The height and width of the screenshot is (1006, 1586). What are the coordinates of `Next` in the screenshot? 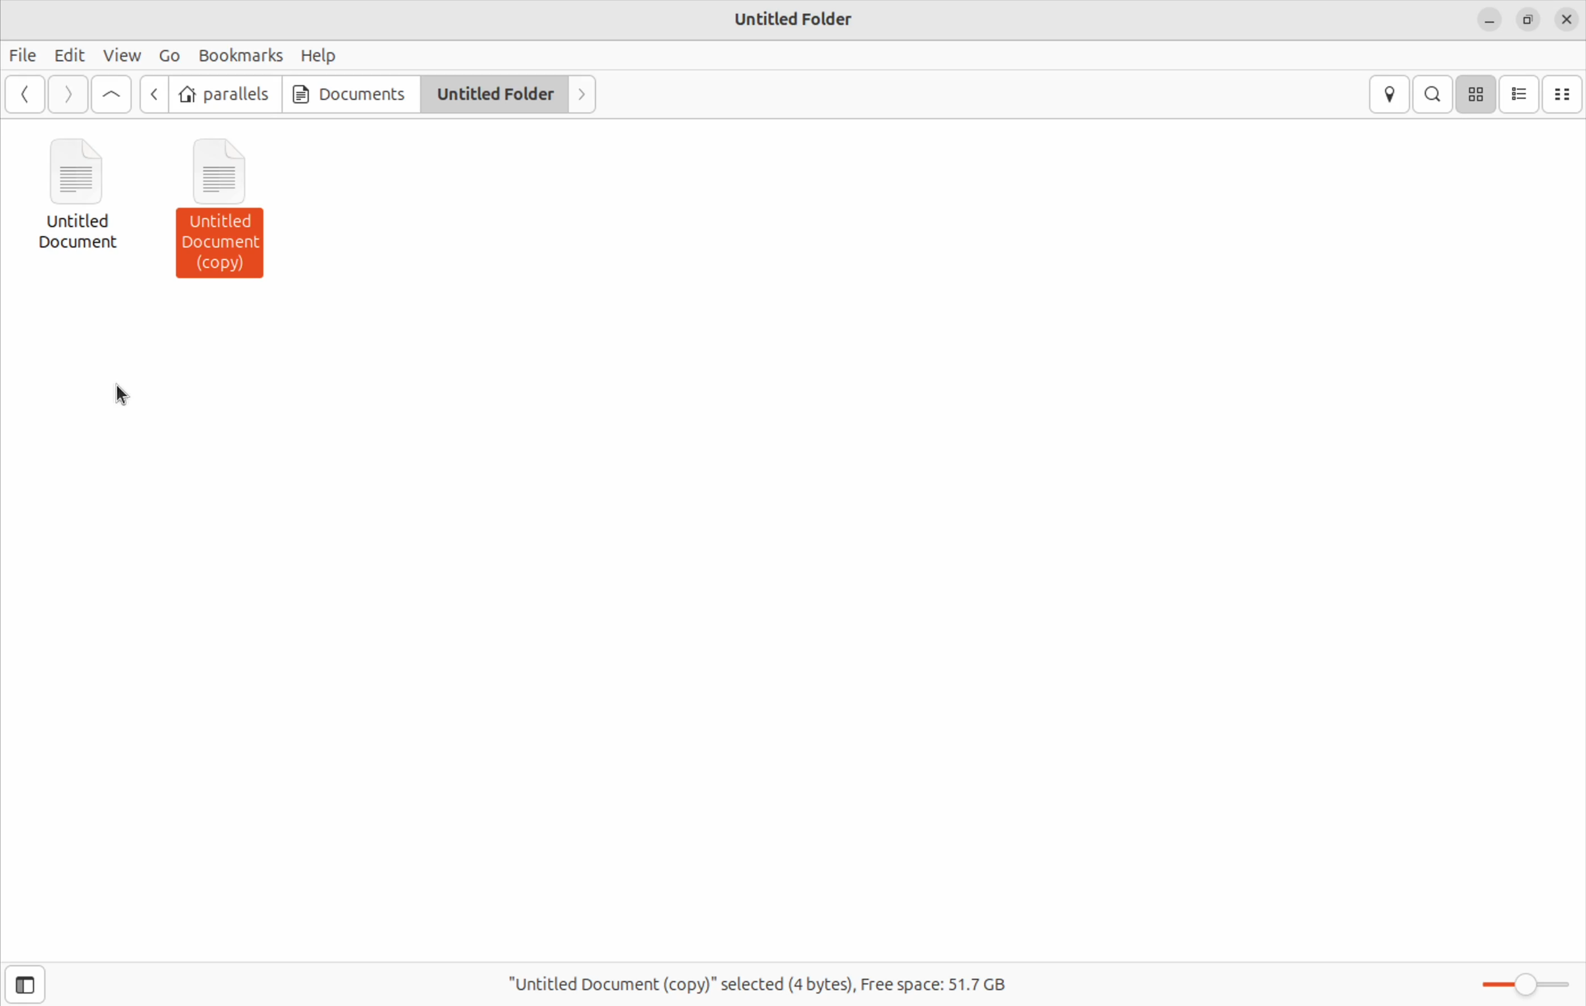 It's located at (580, 94).